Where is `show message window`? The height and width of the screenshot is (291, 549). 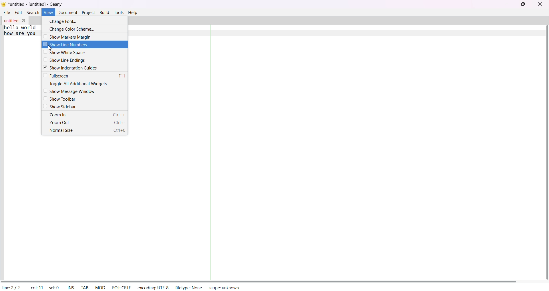
show message window is located at coordinates (69, 91).